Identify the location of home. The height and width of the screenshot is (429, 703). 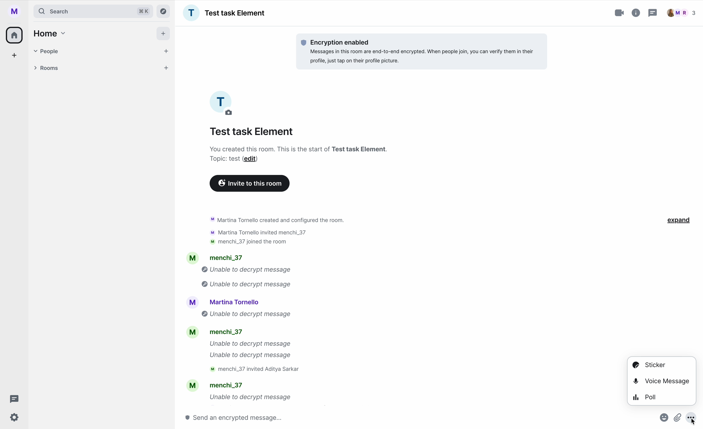
(48, 33).